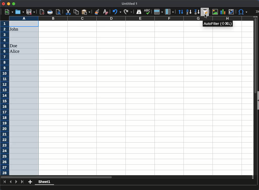 The height and width of the screenshot is (190, 259). Describe the element at coordinates (58, 12) in the screenshot. I see `print preview` at that location.